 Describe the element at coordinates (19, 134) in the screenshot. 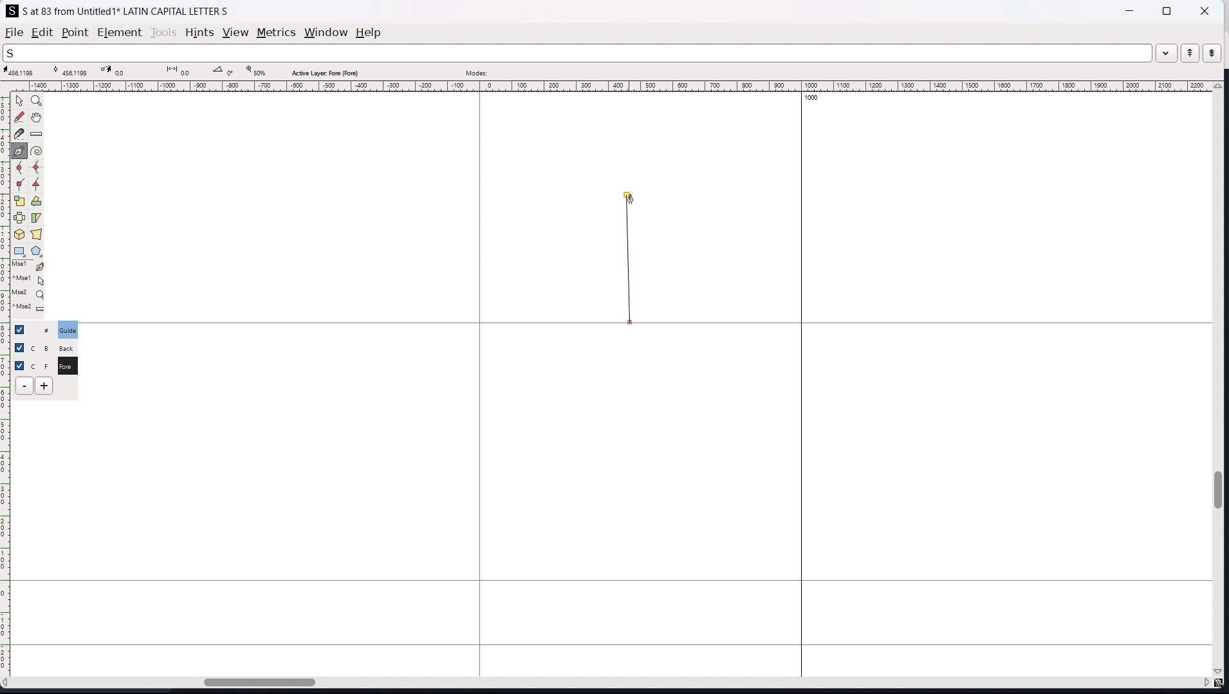

I see `cut splines in two` at that location.